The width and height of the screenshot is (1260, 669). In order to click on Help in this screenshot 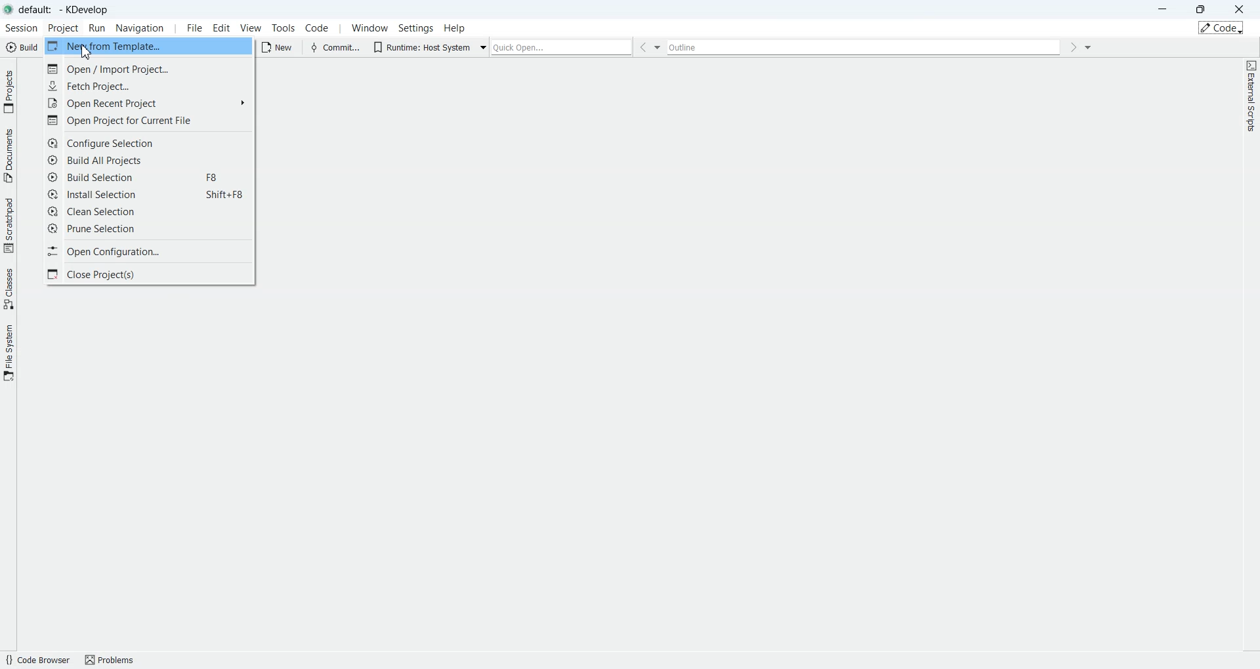, I will do `click(455, 28)`.